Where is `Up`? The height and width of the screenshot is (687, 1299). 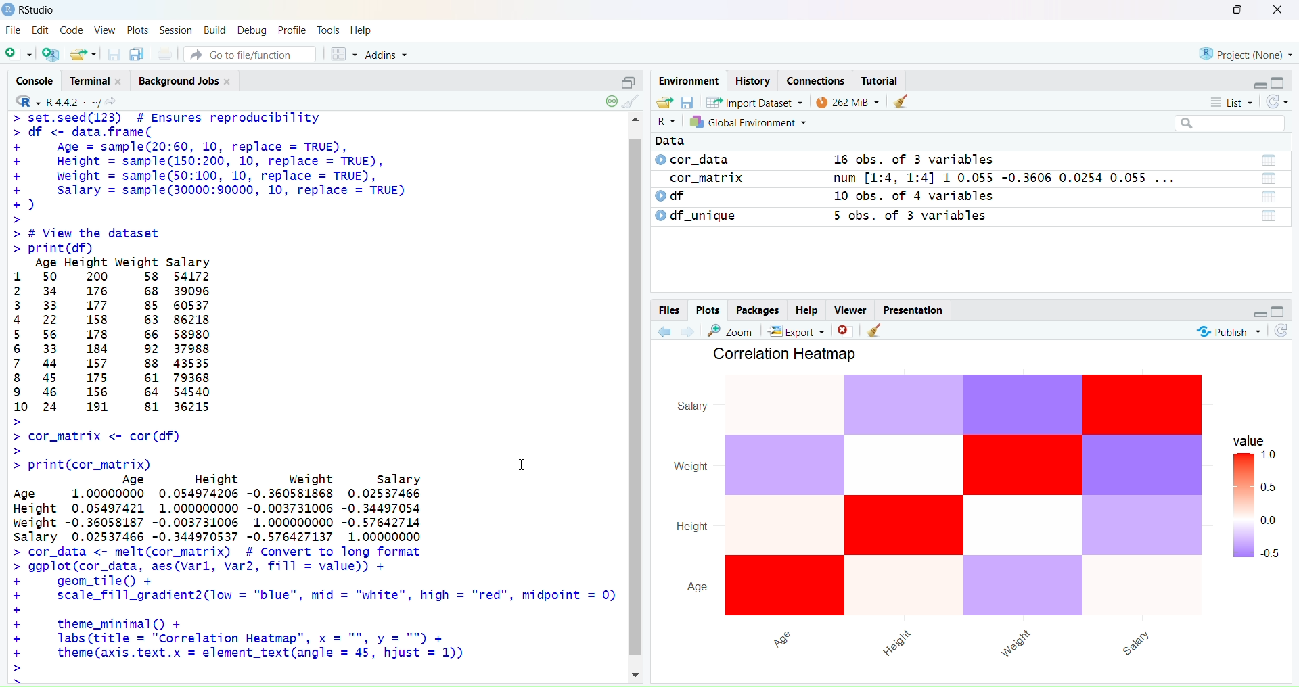
Up is located at coordinates (635, 120).